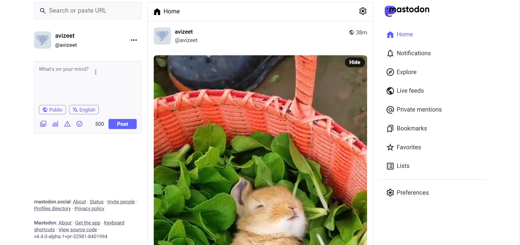 The height and width of the screenshot is (245, 520). I want to click on display picture, so click(161, 36).